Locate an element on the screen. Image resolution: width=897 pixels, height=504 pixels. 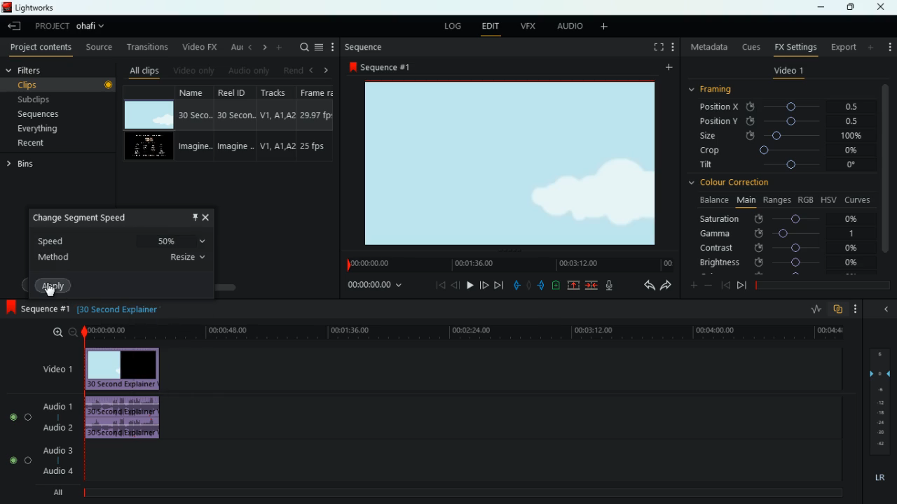
pull is located at coordinates (516, 284).